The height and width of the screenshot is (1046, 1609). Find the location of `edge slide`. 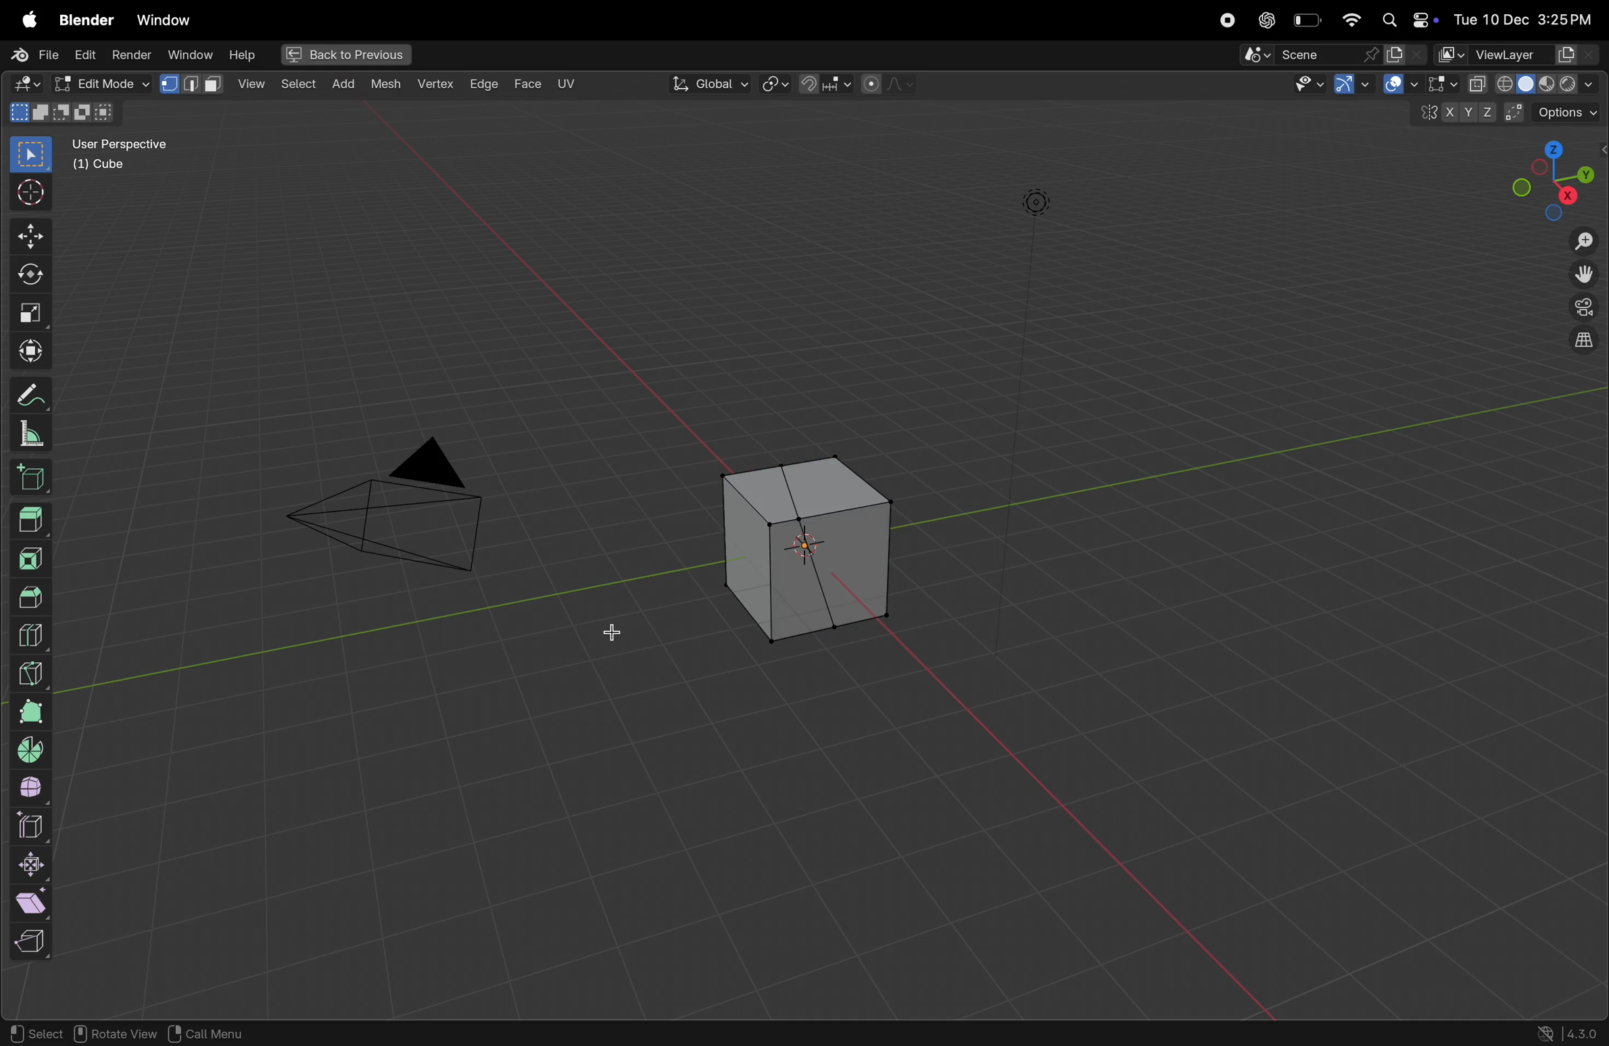

edge slide is located at coordinates (34, 826).